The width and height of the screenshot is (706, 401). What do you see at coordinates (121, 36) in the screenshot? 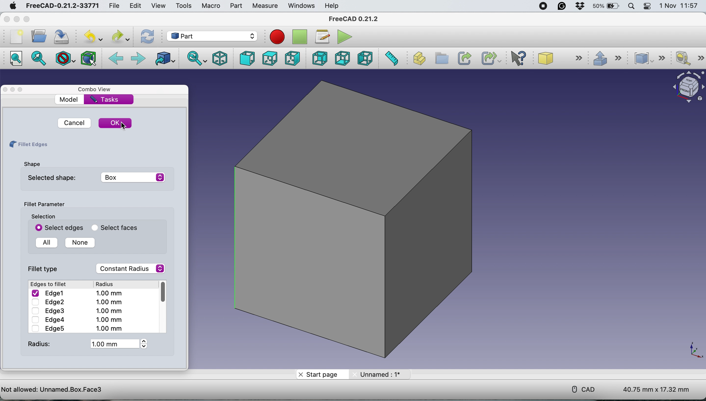
I see `redo` at bounding box center [121, 36].